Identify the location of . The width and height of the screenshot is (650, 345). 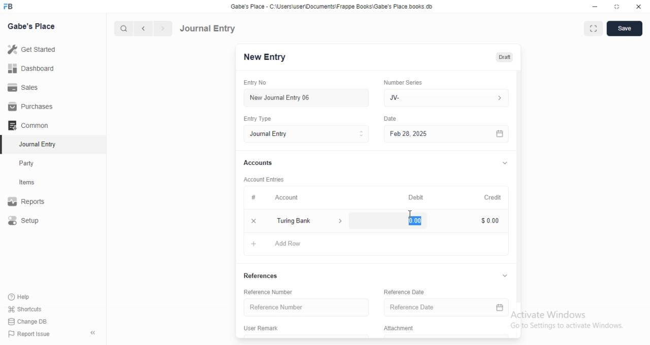
(392, 120).